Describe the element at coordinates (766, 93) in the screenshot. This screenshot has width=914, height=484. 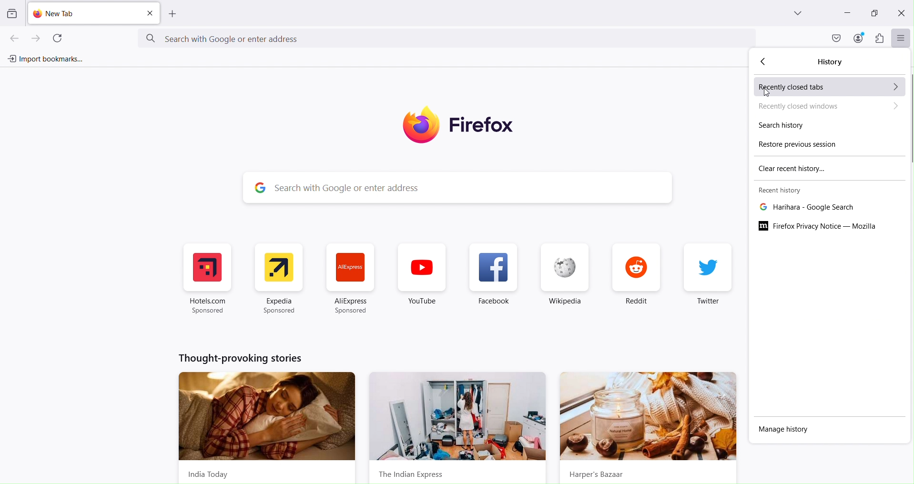
I see `Cursor` at that location.